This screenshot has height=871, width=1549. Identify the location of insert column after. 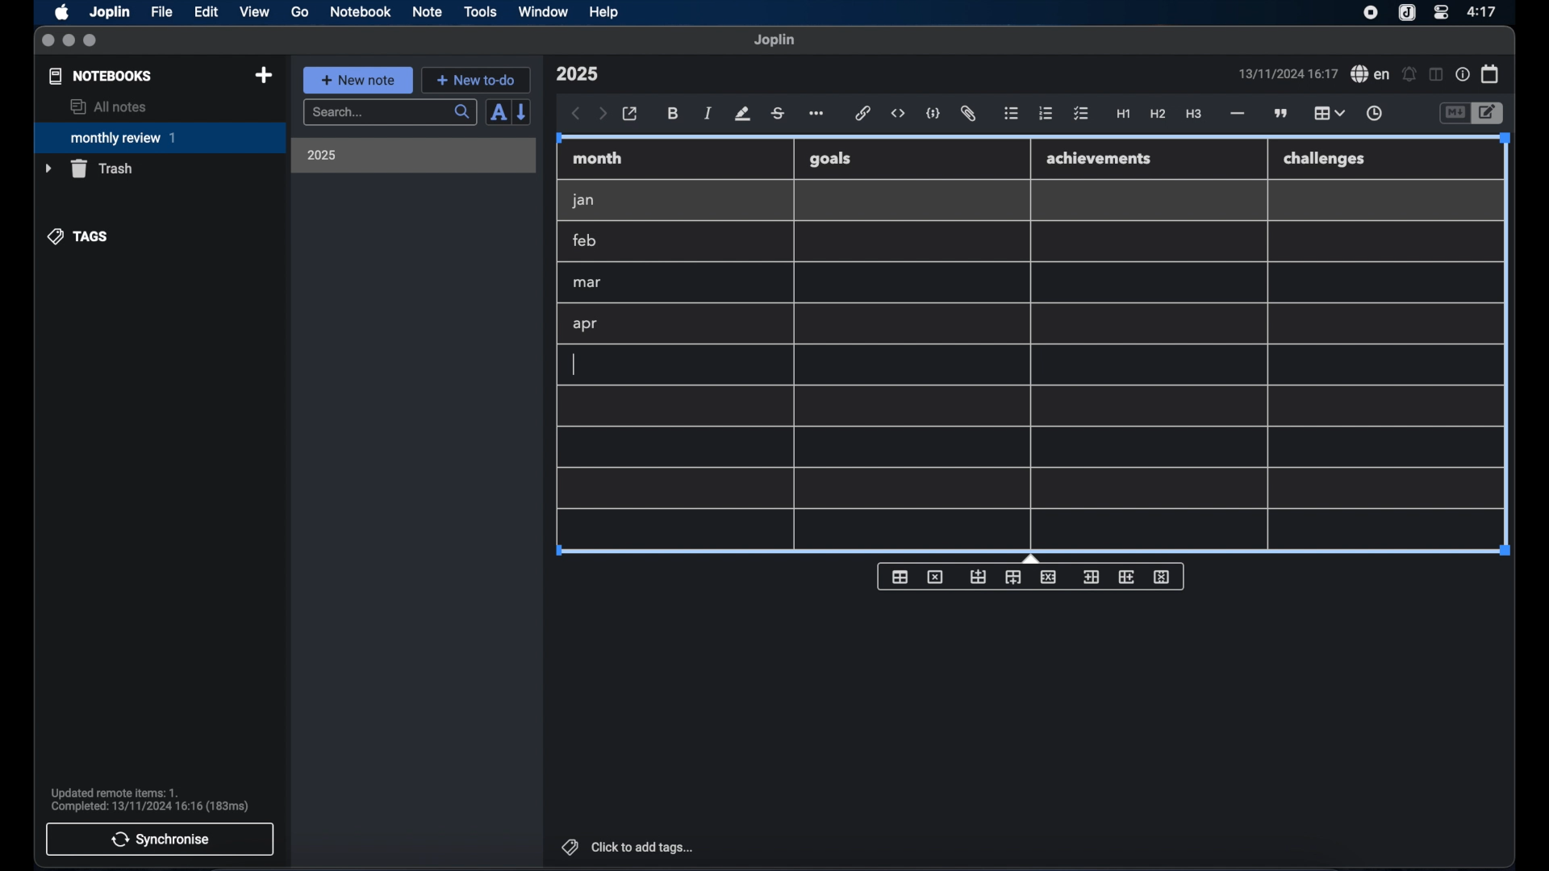
(1127, 577).